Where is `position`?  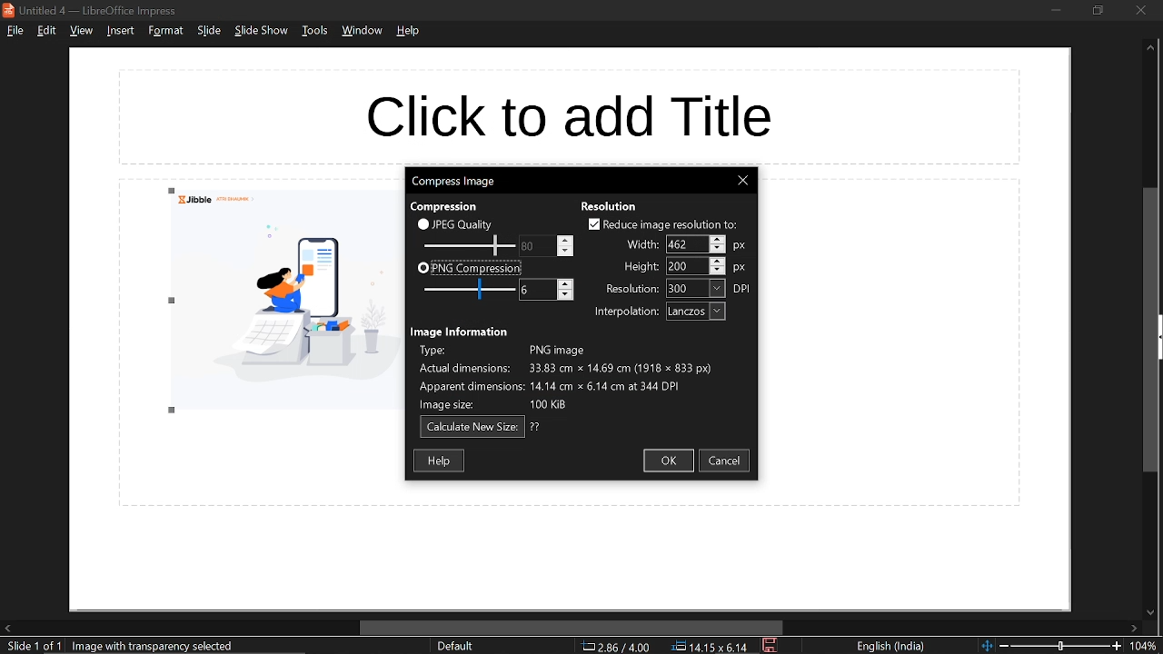
position is located at coordinates (710, 647).